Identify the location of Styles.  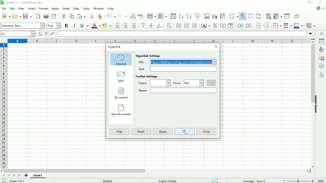
(322, 49).